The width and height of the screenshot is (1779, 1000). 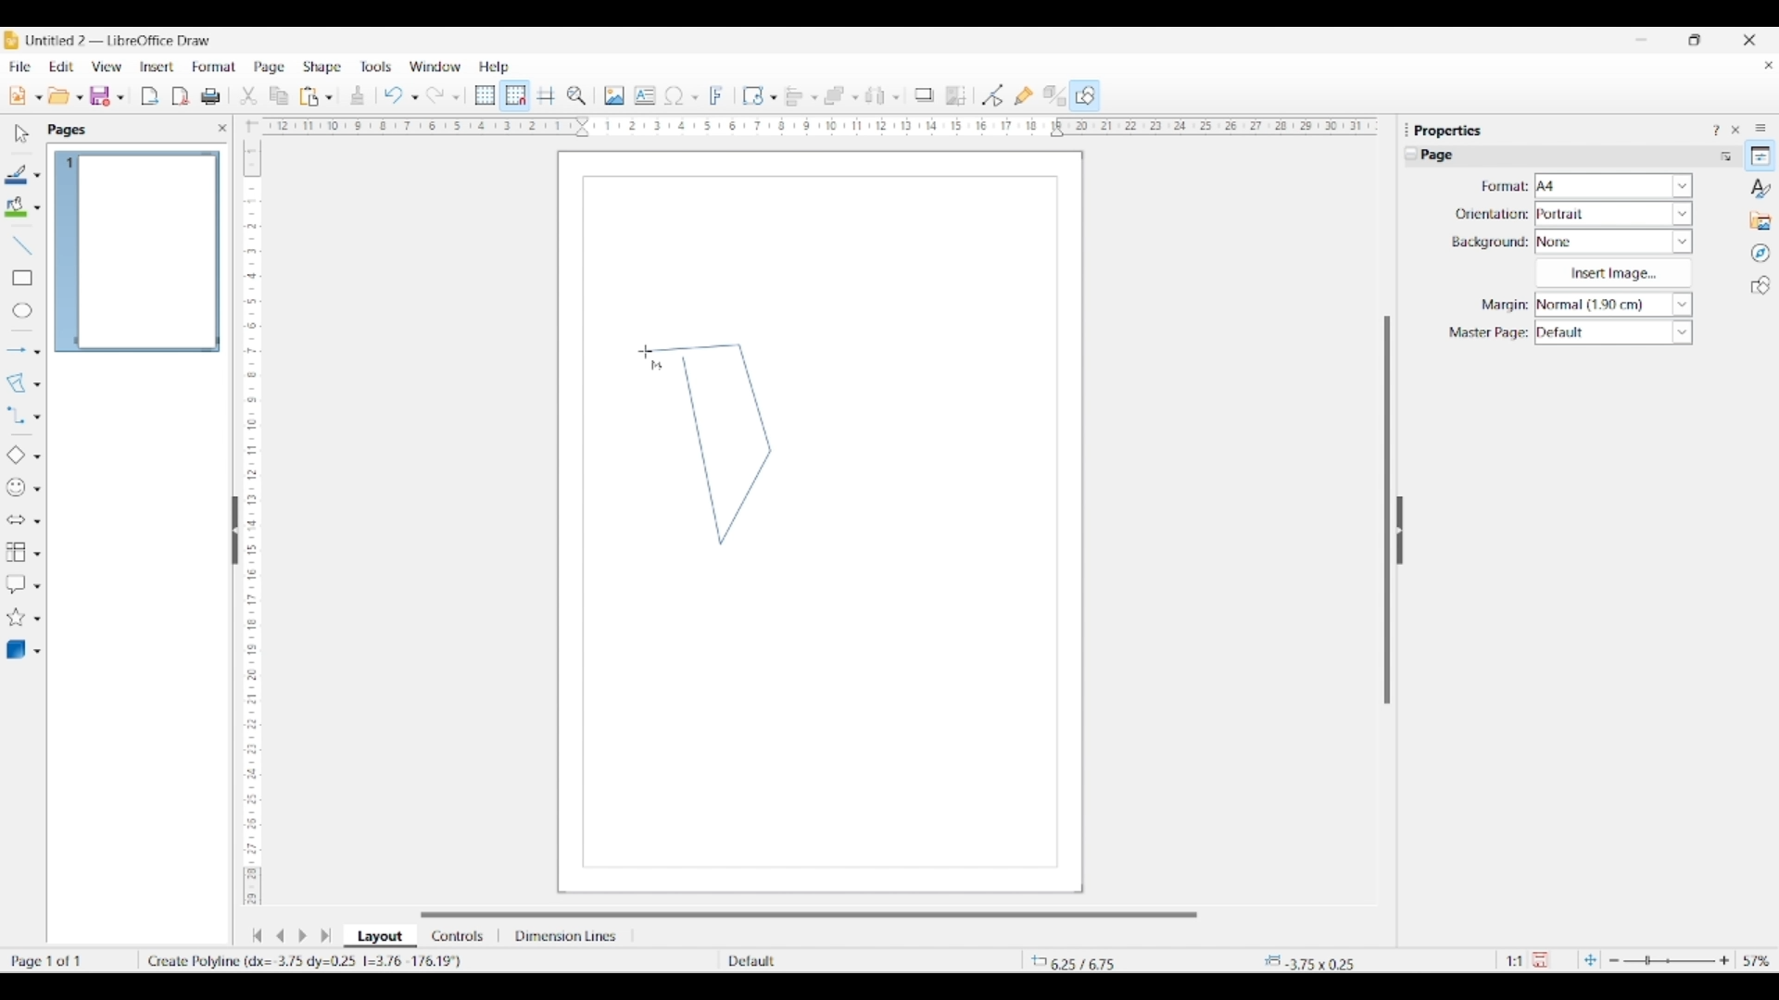 I want to click on Hide right sidebar, so click(x=1399, y=531).